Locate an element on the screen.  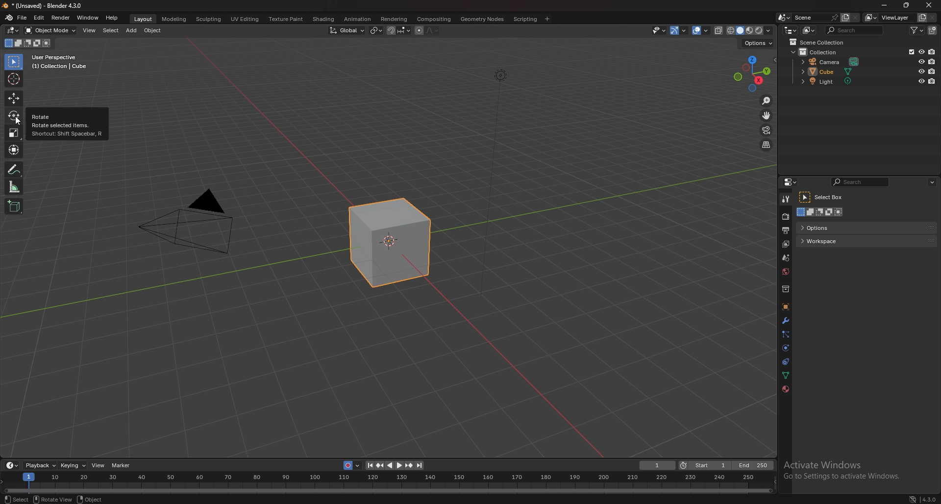
window is located at coordinates (87, 18).